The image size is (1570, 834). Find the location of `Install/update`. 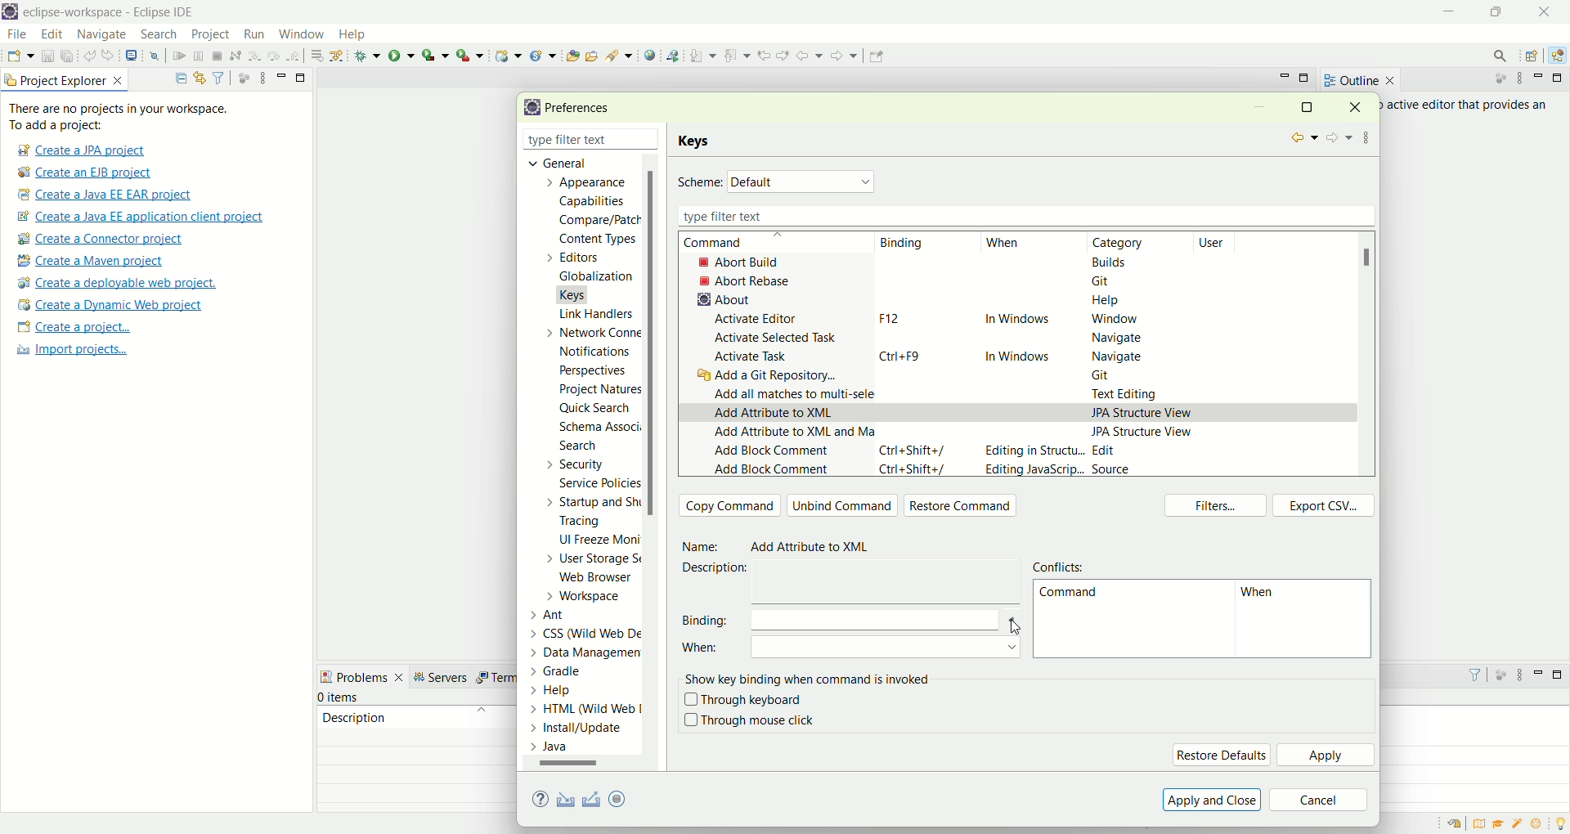

Install/update is located at coordinates (579, 730).